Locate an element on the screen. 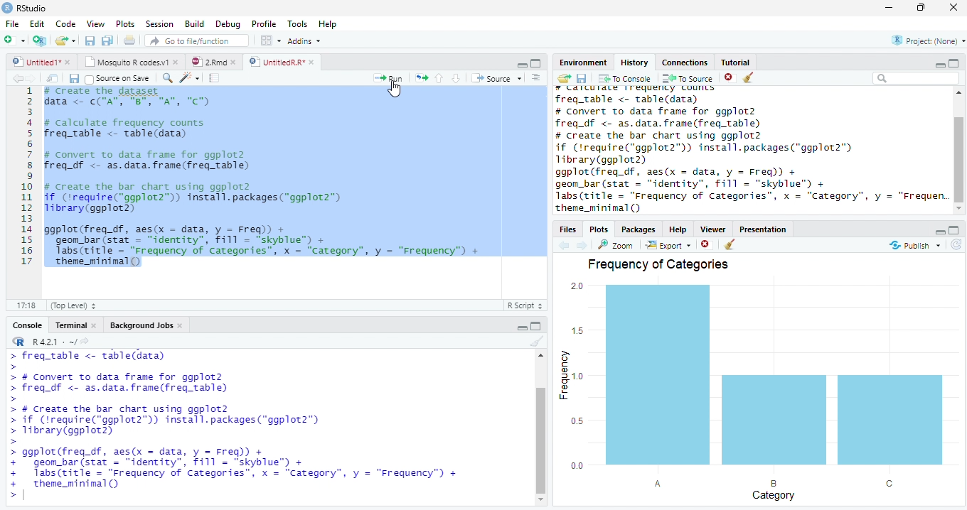  Category is located at coordinates (770, 489).